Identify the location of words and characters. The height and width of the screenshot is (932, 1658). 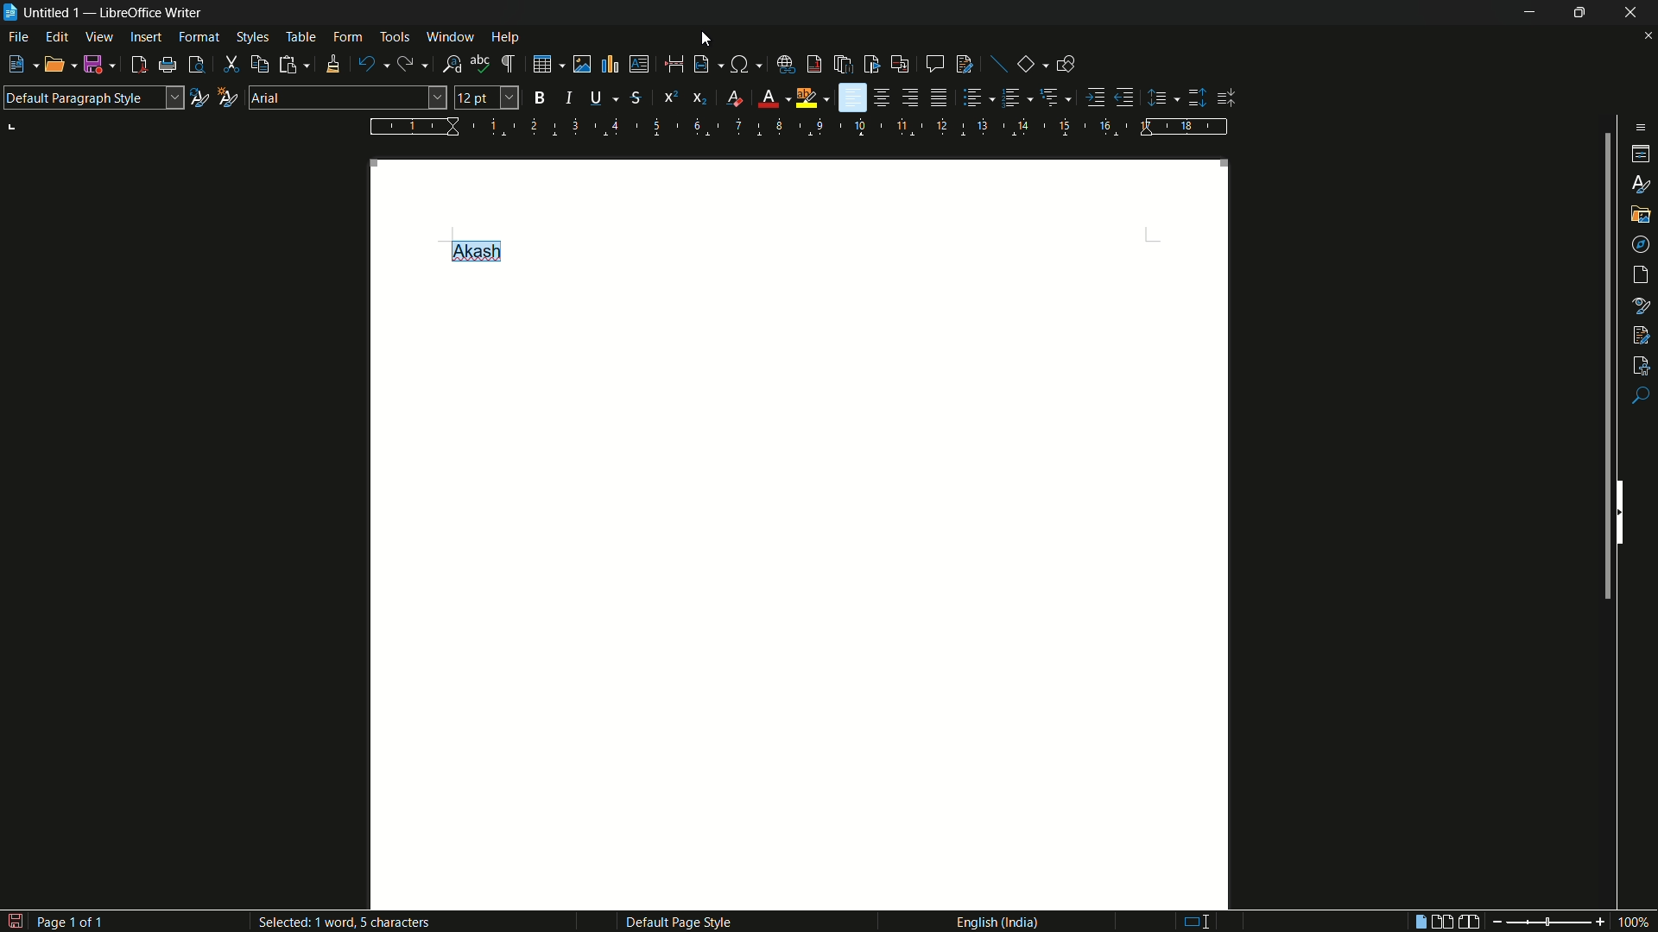
(349, 924).